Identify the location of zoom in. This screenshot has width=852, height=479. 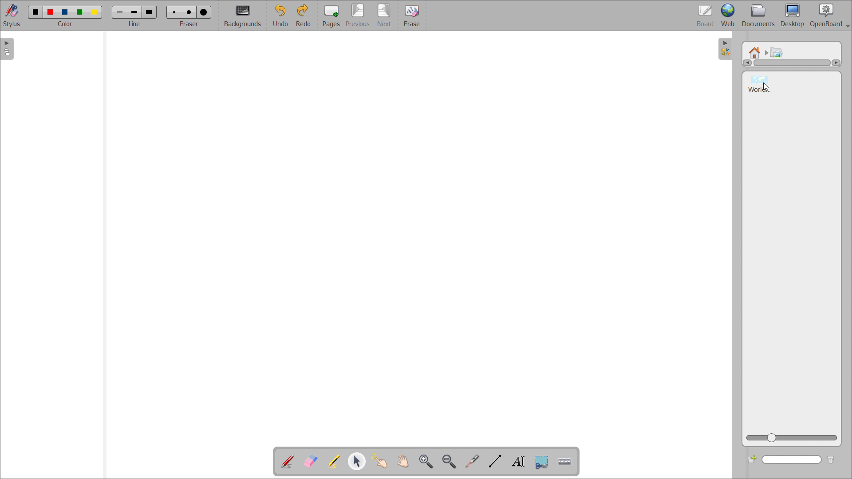
(427, 461).